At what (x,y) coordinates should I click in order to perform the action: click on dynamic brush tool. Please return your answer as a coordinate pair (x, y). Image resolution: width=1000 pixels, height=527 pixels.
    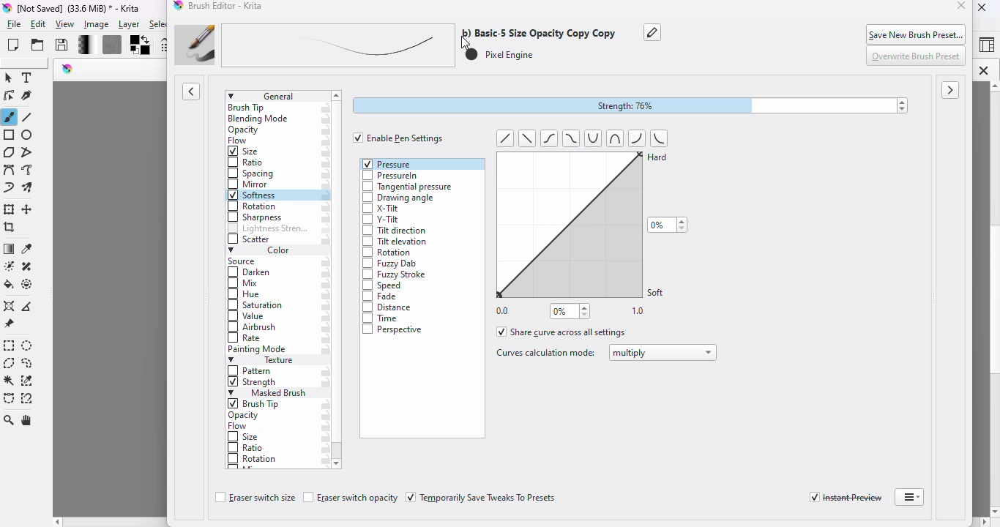
    Looking at the image, I should click on (9, 189).